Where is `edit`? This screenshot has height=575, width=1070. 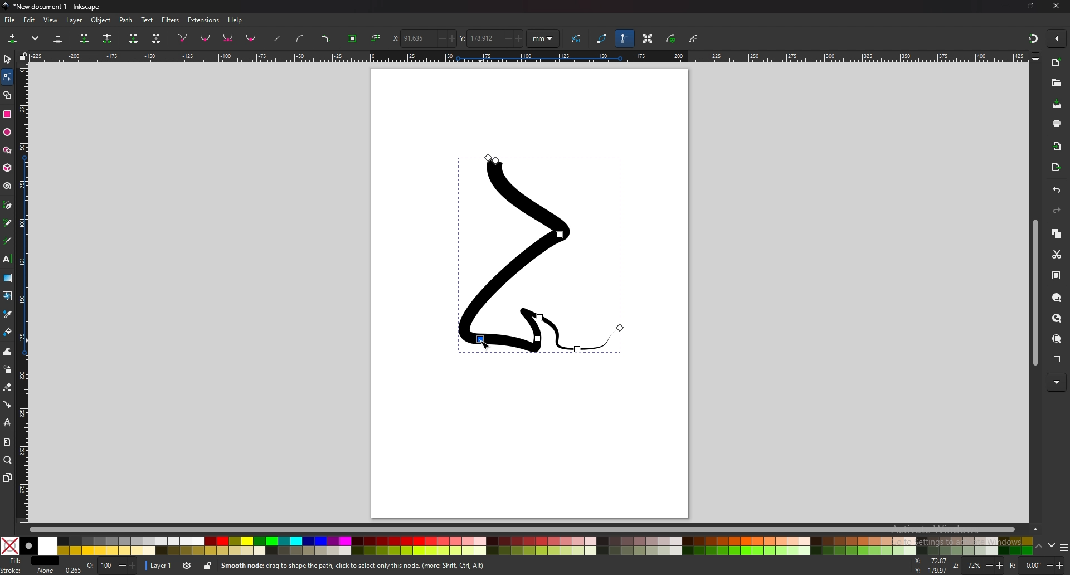 edit is located at coordinates (31, 20).